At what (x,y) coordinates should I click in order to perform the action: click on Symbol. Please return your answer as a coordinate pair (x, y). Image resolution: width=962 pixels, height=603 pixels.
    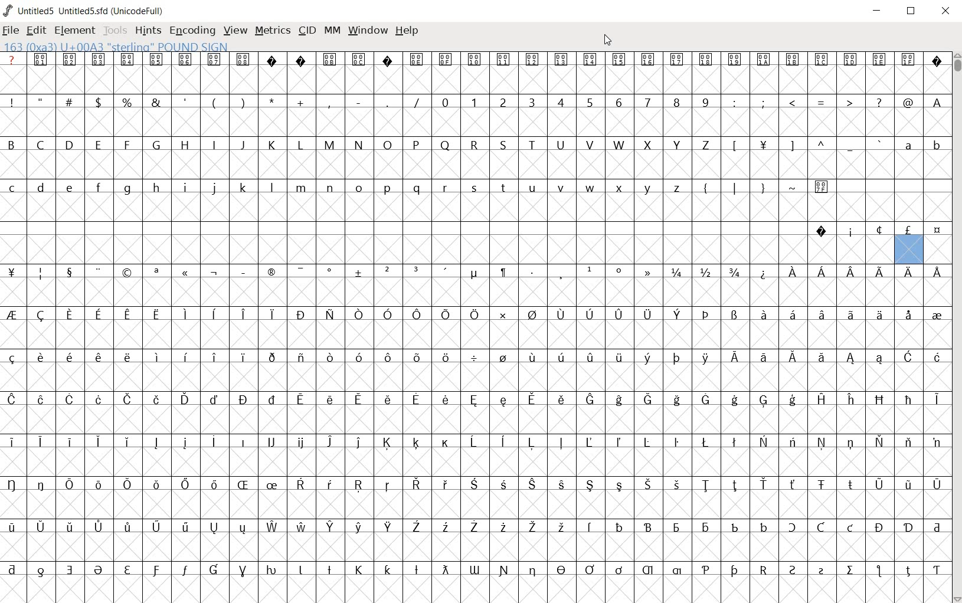
    Looking at the image, I should click on (243, 358).